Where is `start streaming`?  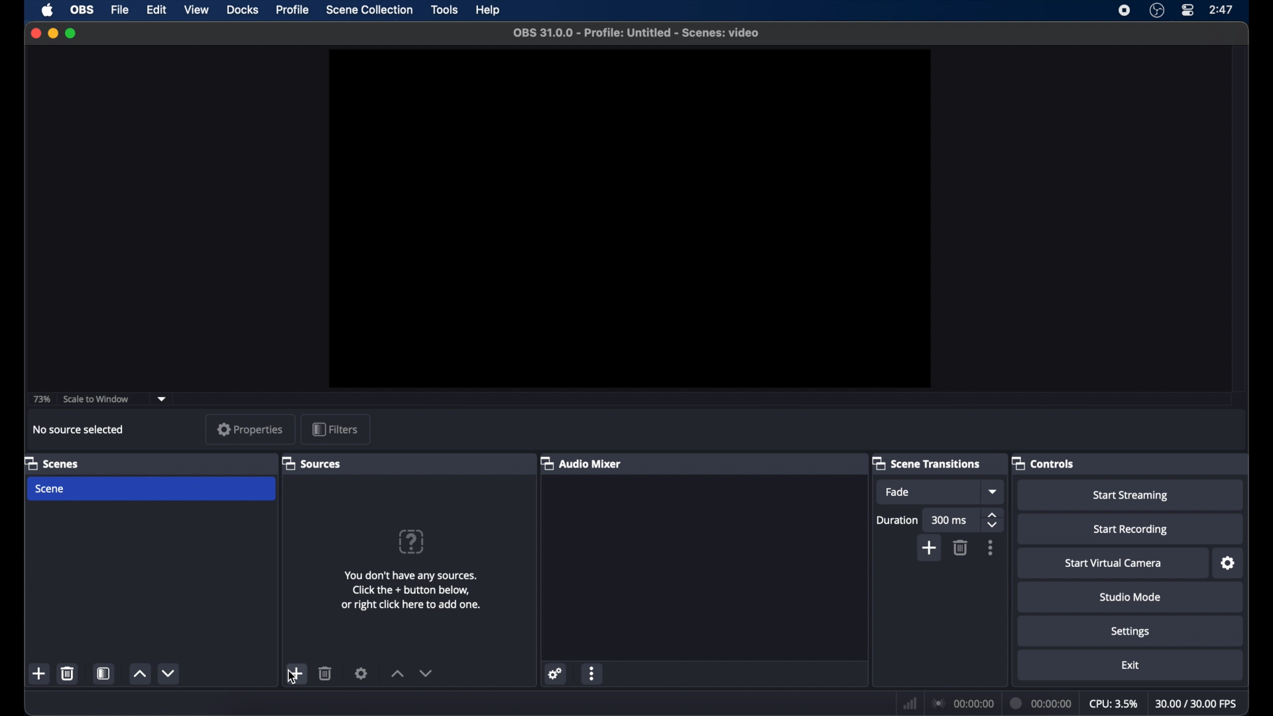 start streaming is located at coordinates (1130, 495).